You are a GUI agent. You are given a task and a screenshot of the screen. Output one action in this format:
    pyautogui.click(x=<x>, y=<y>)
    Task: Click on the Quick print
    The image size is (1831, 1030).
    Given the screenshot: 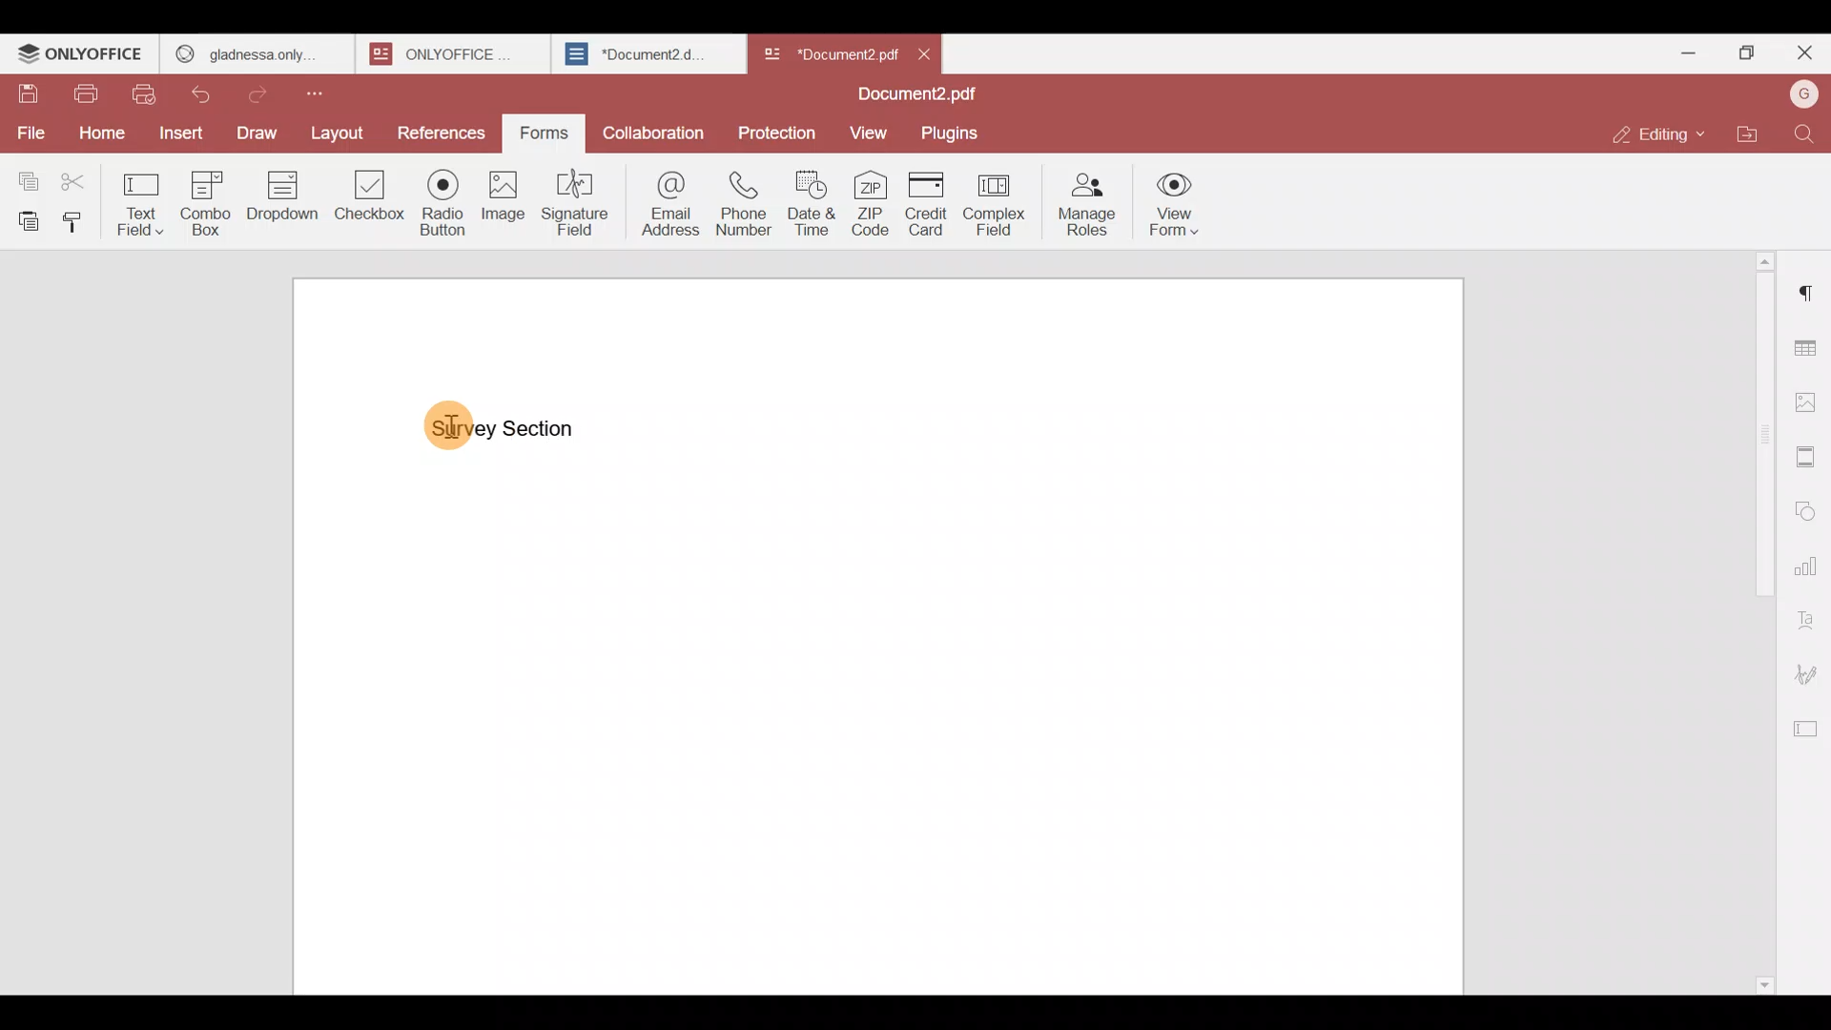 What is the action you would take?
    pyautogui.click(x=151, y=94)
    